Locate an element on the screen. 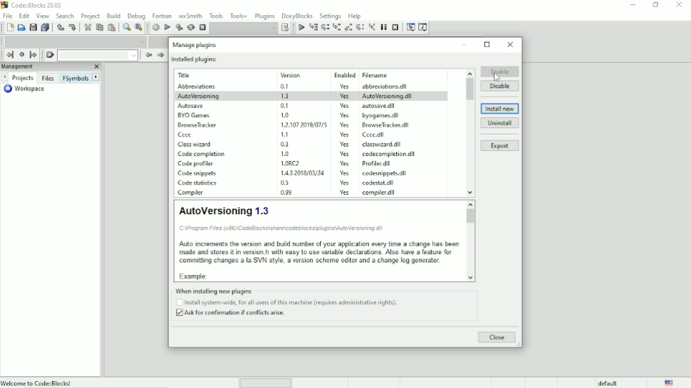 This screenshot has width=691, height=388. Abort is located at coordinates (202, 27).